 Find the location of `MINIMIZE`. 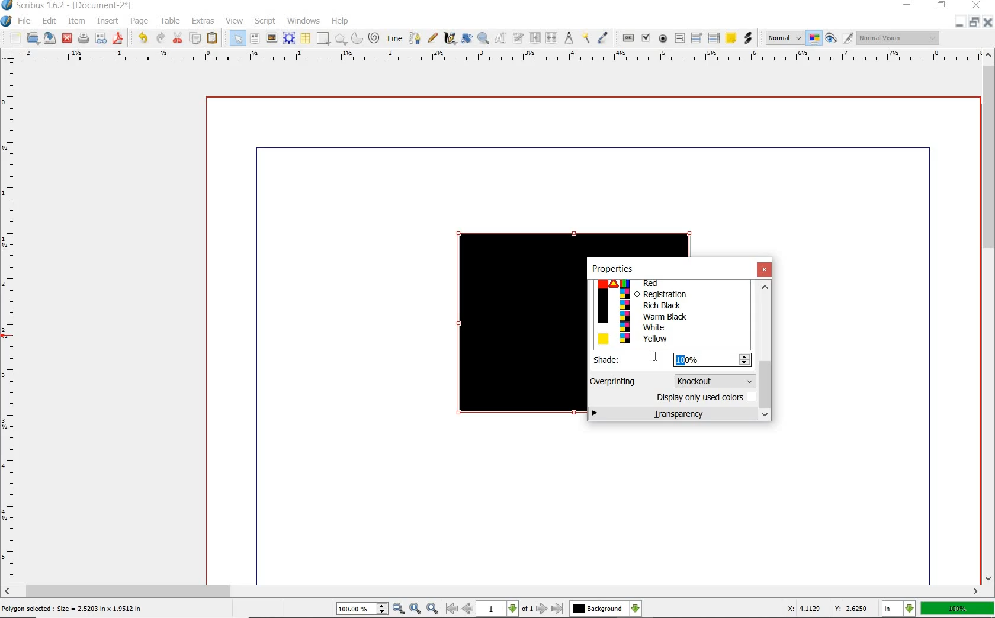

MINIMIZE is located at coordinates (958, 25).